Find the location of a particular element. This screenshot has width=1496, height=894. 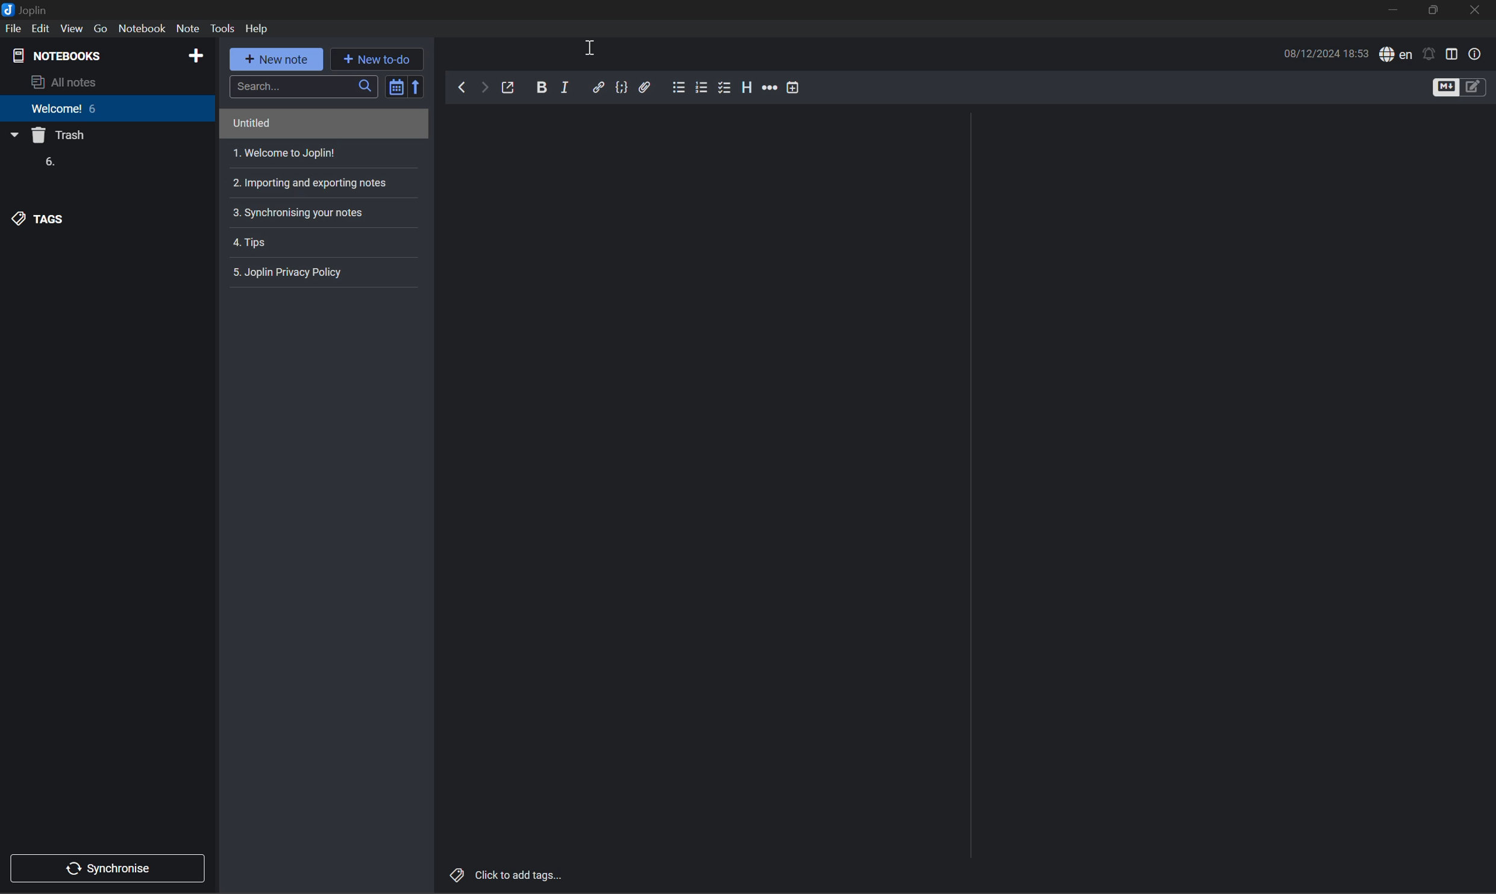

Drop Down is located at coordinates (13, 137).